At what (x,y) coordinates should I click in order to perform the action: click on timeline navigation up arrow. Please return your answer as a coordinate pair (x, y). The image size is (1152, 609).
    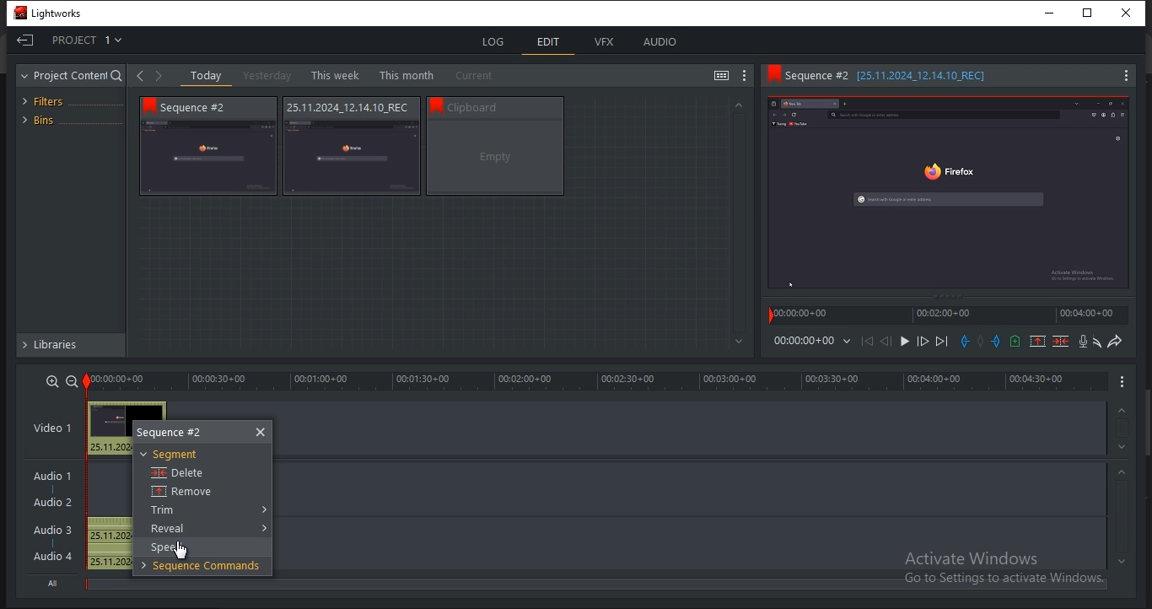
    Looking at the image, I should click on (1128, 561).